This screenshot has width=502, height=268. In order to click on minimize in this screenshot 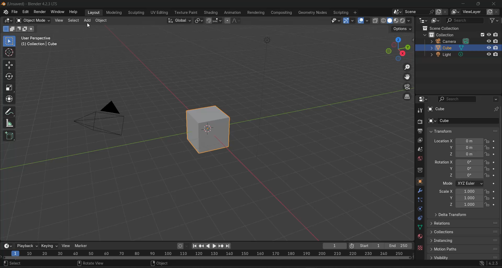, I will do `click(463, 4)`.